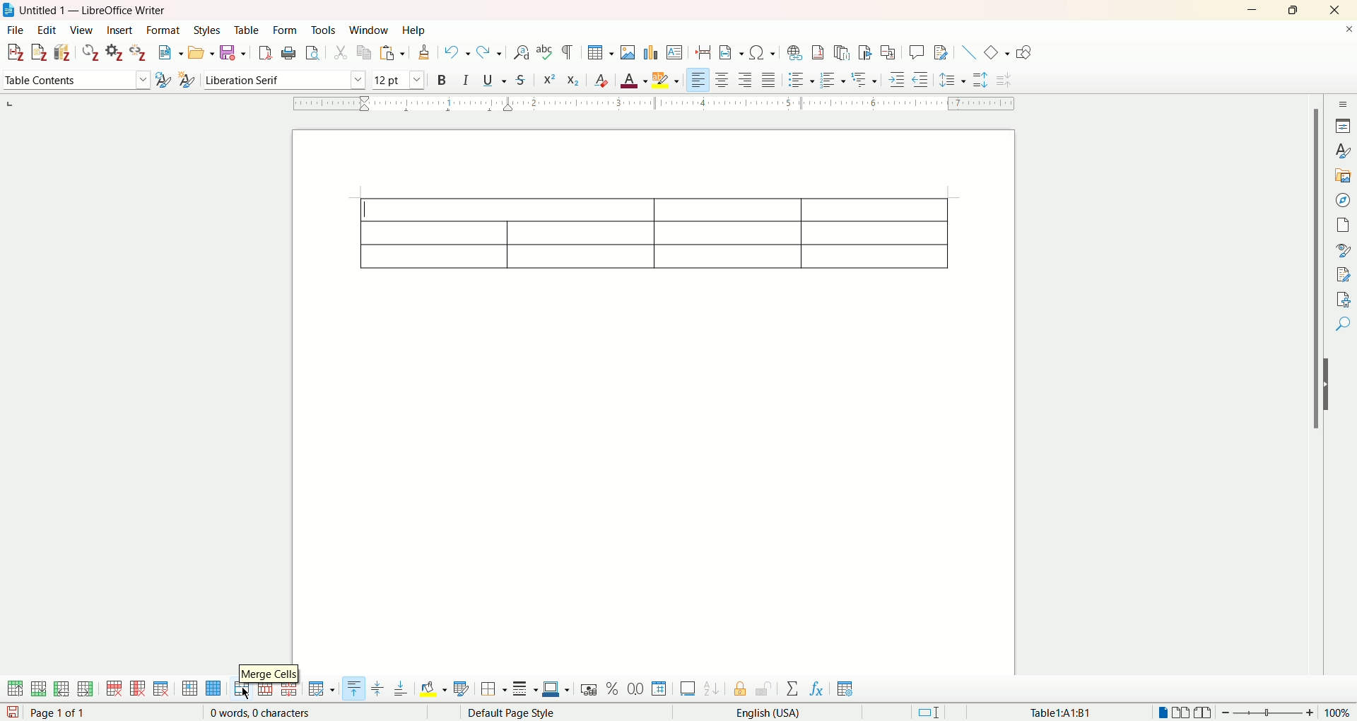  Describe the element at coordinates (284, 28) in the screenshot. I see `form` at that location.